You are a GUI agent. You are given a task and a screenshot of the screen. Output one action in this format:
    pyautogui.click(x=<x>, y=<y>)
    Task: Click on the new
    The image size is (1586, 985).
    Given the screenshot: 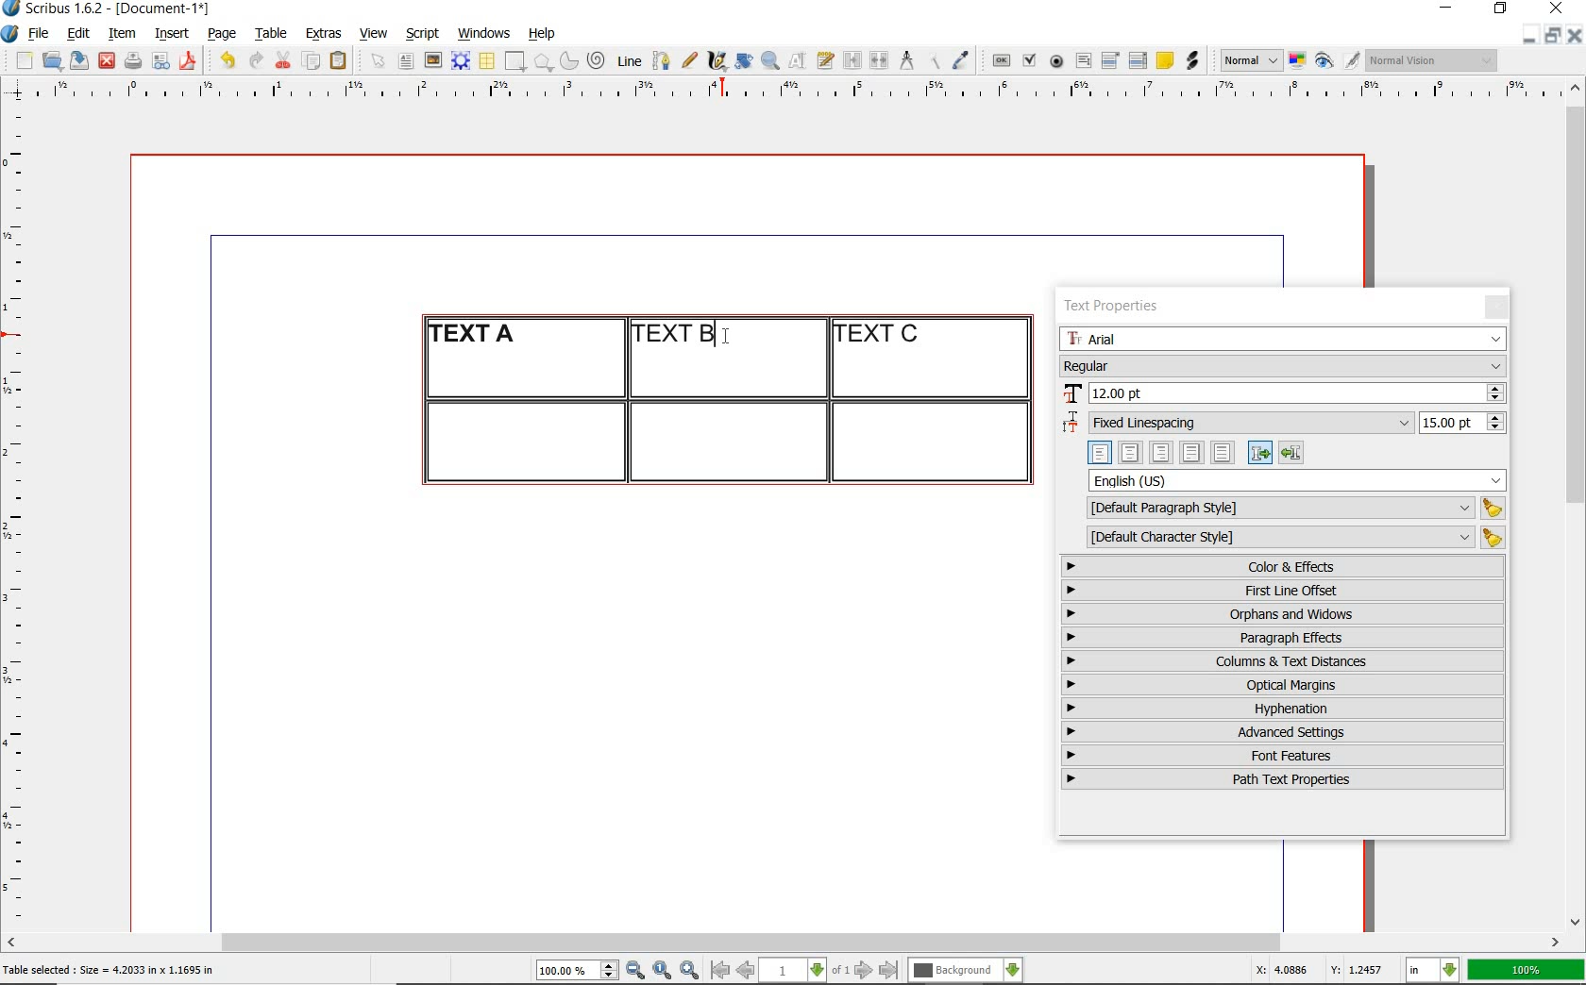 What is the action you would take?
    pyautogui.click(x=22, y=60)
    